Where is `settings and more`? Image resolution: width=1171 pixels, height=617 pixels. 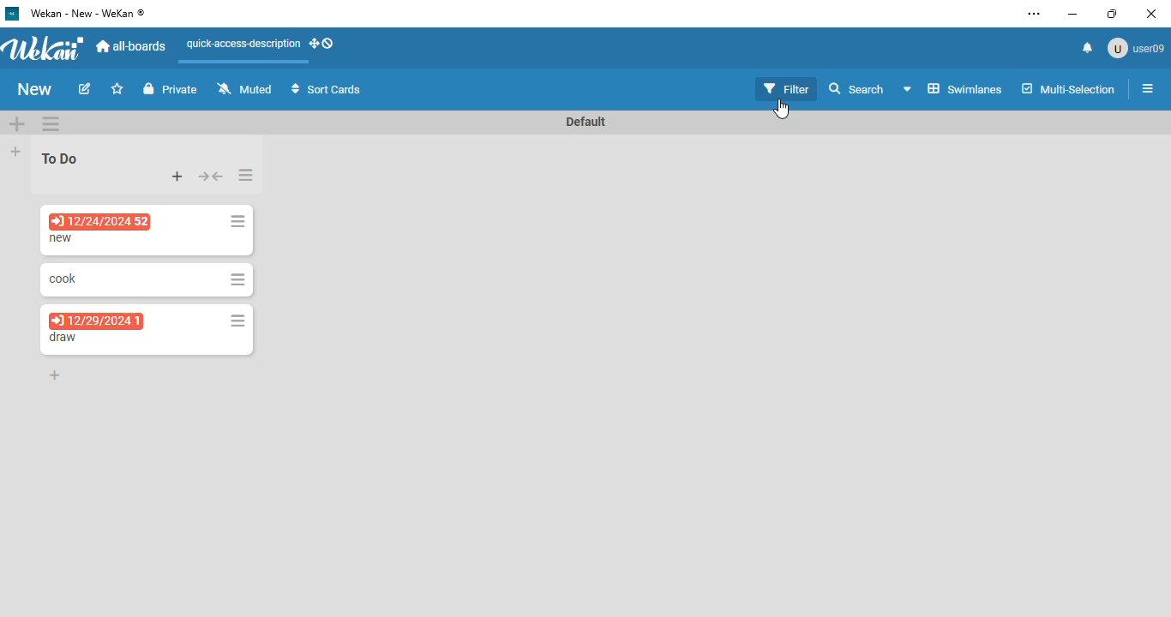 settings and more is located at coordinates (1038, 14).